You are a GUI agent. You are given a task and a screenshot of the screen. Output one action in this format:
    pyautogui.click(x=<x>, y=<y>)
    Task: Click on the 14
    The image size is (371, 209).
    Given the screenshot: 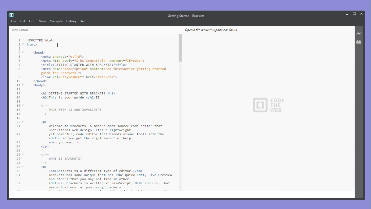 What is the action you would take?
    pyautogui.click(x=18, y=98)
    